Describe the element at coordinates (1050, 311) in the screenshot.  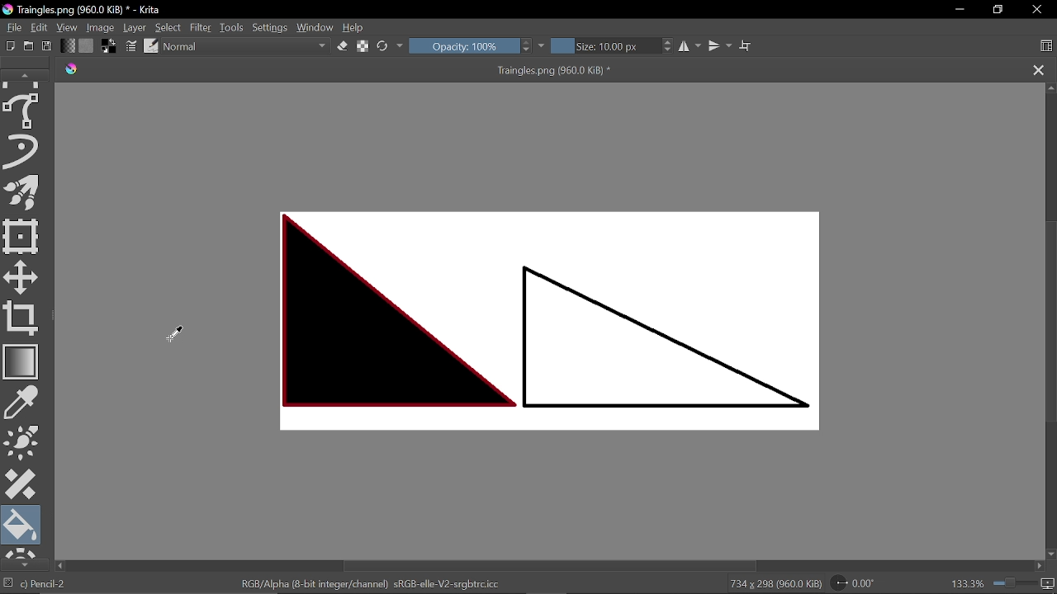
I see `vertical scroll bar` at that location.